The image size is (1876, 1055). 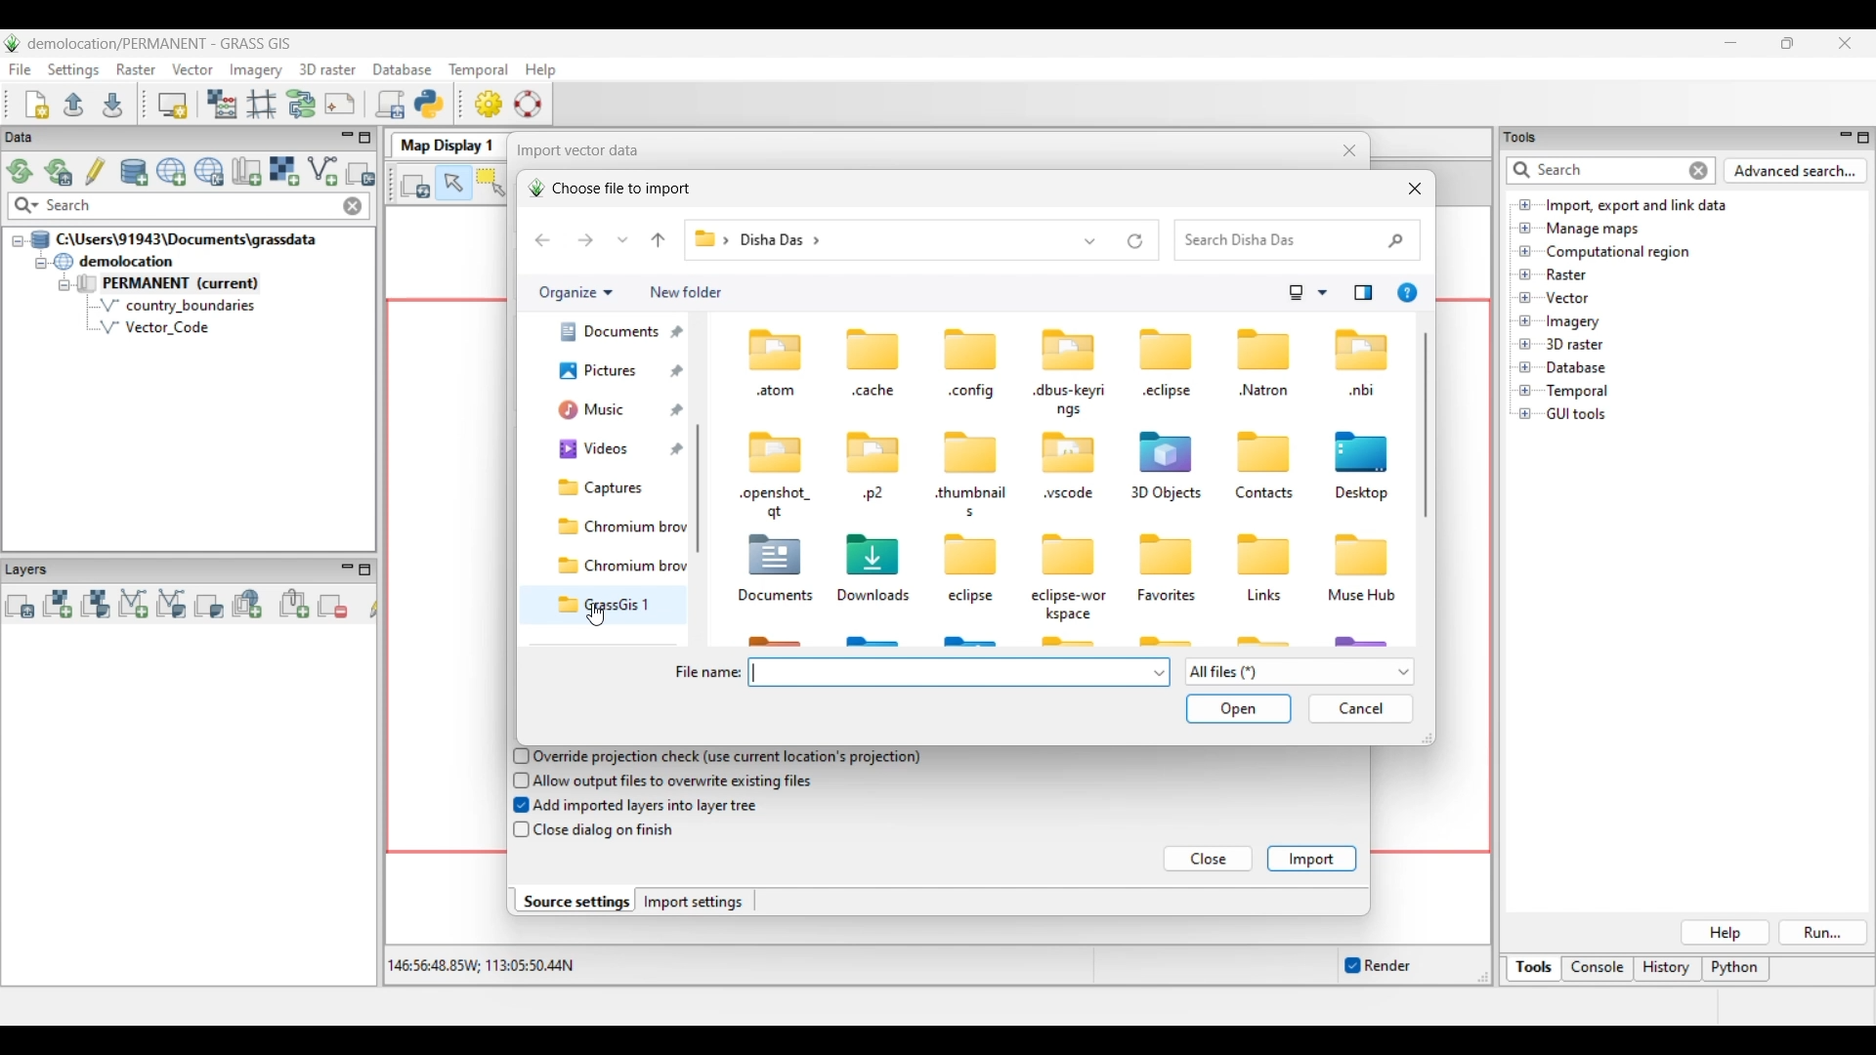 What do you see at coordinates (1264, 599) in the screenshot?
I see `Links` at bounding box center [1264, 599].